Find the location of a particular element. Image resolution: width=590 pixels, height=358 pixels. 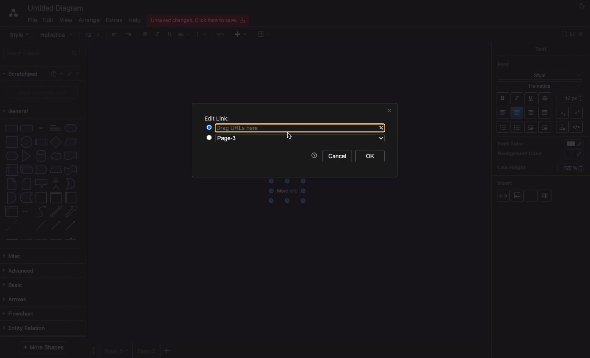

trapezoid is located at coordinates (56, 170).